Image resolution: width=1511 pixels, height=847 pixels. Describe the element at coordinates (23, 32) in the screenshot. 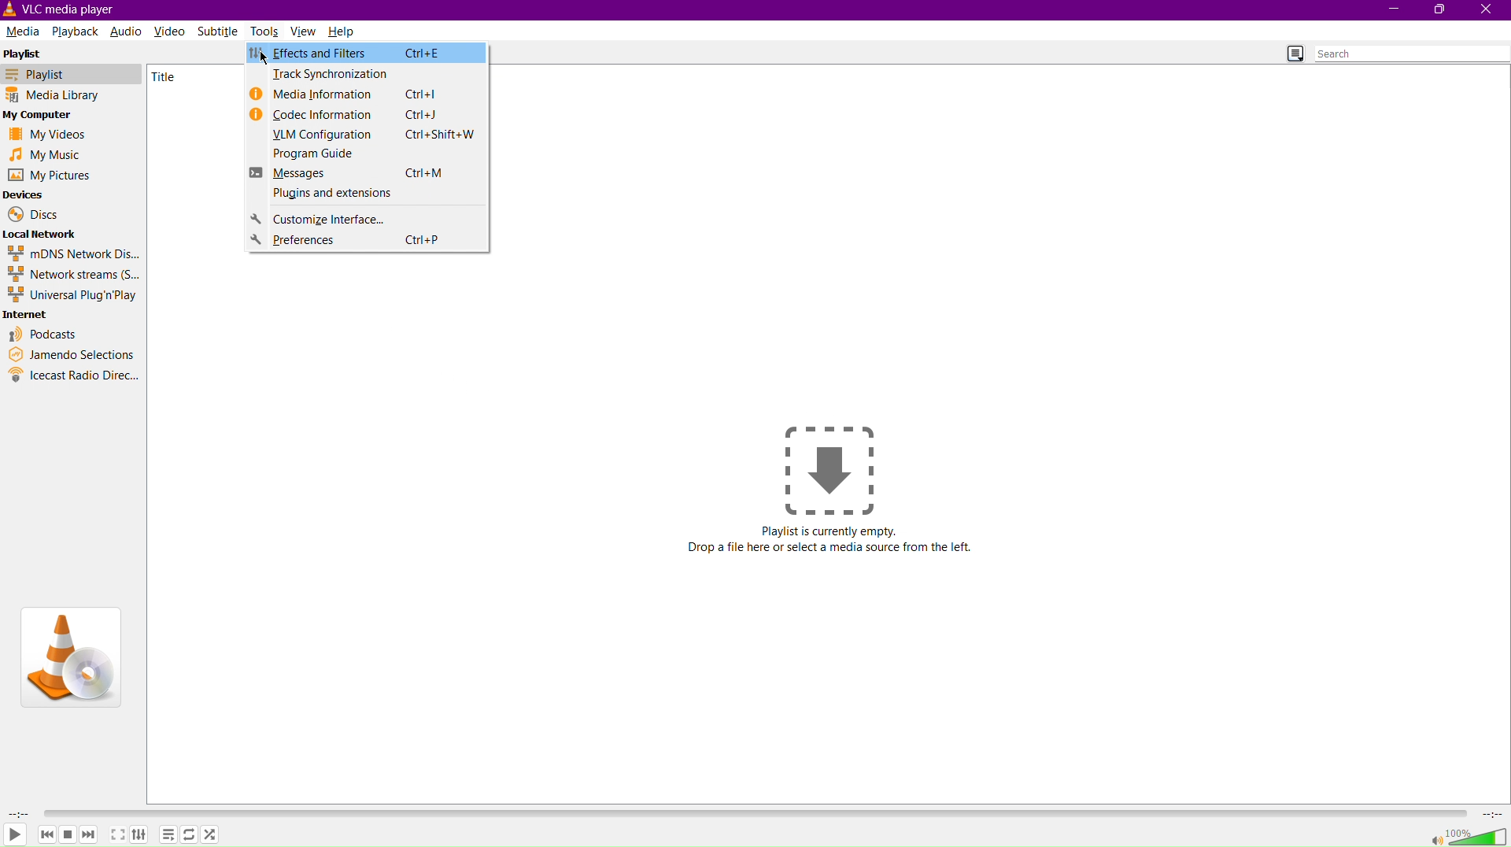

I see `Media` at that location.